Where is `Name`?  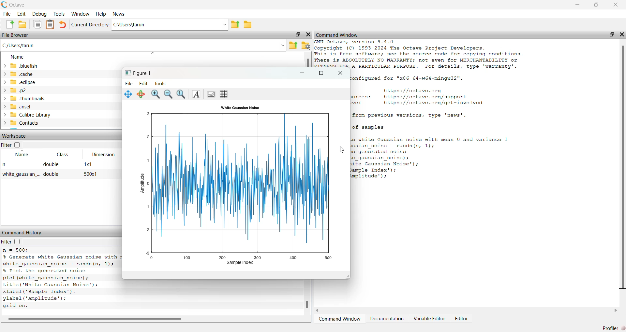
Name is located at coordinates (22, 154).